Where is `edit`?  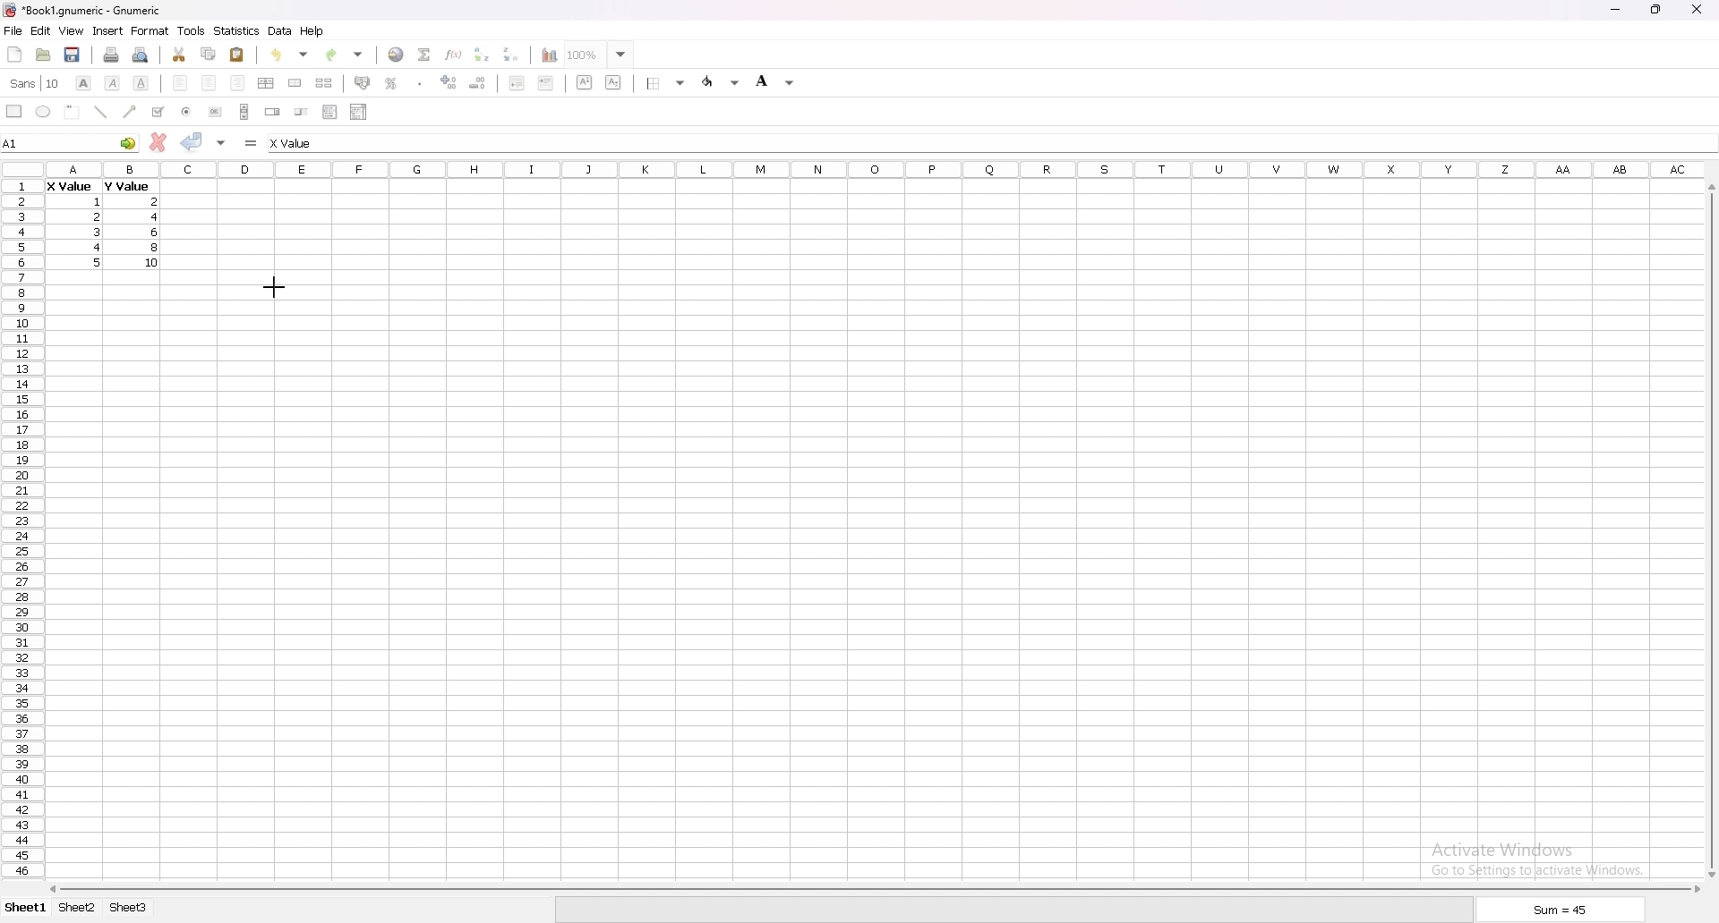
edit is located at coordinates (40, 30).